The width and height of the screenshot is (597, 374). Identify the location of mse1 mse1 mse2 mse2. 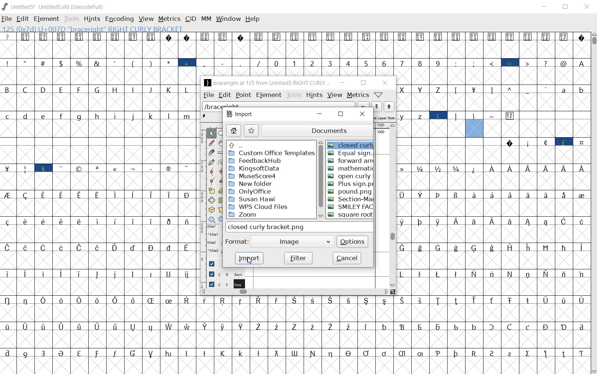
(211, 240).